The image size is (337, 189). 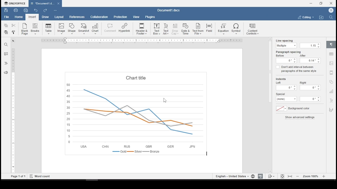 I want to click on undo, so click(x=36, y=10).